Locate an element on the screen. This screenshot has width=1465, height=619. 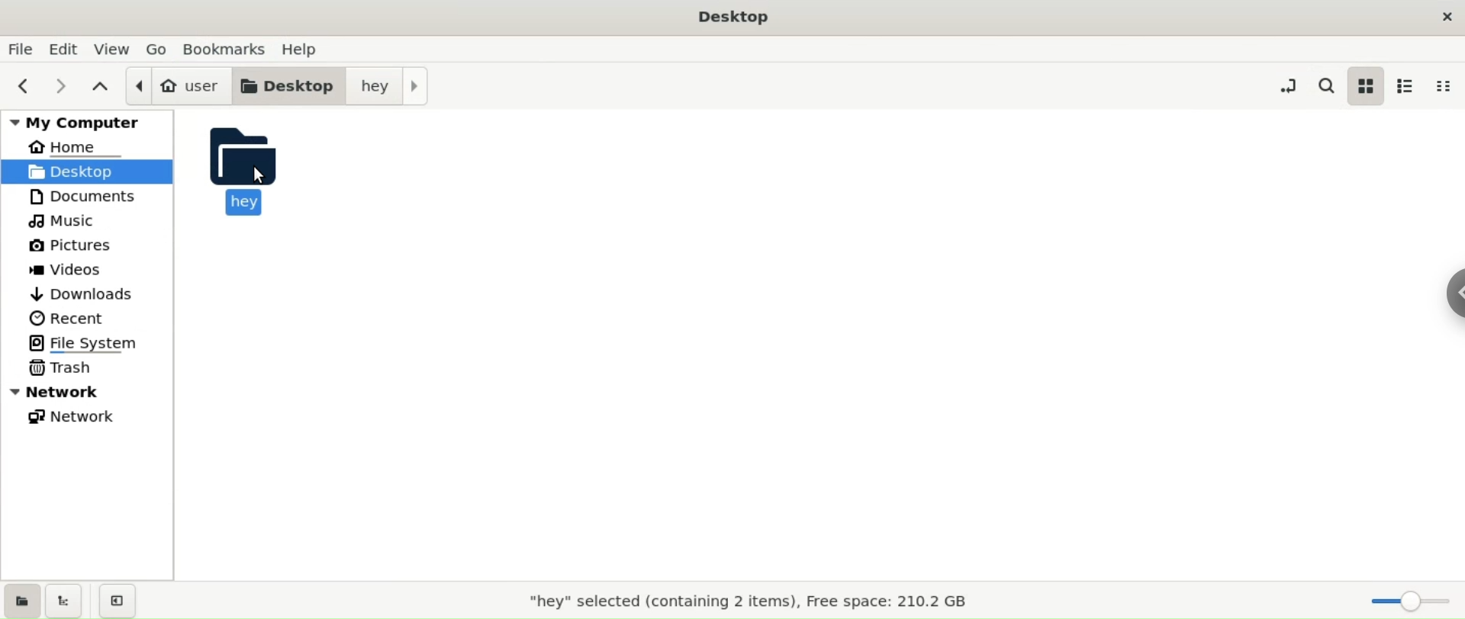
recent is located at coordinates (66, 317).